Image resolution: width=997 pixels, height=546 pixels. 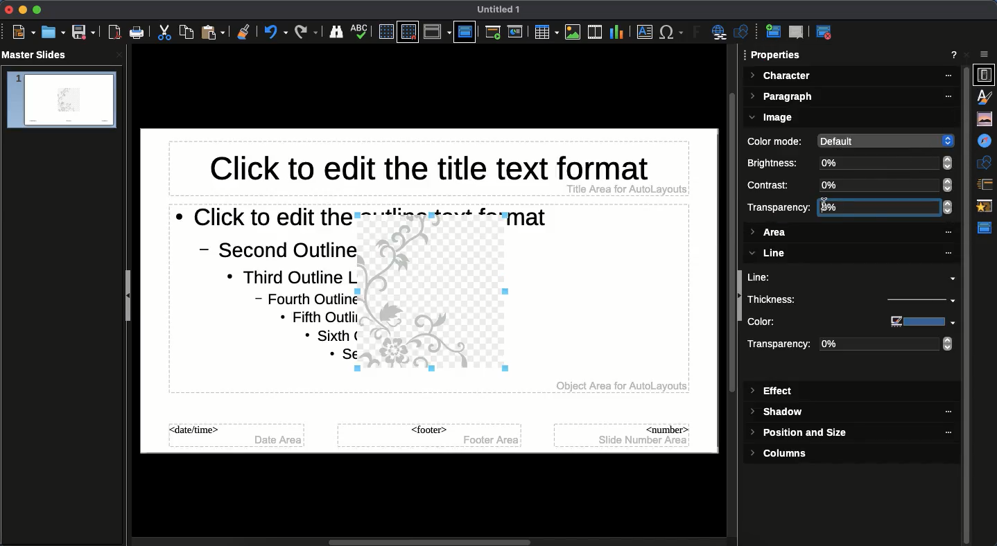 I want to click on New master, so click(x=772, y=33).